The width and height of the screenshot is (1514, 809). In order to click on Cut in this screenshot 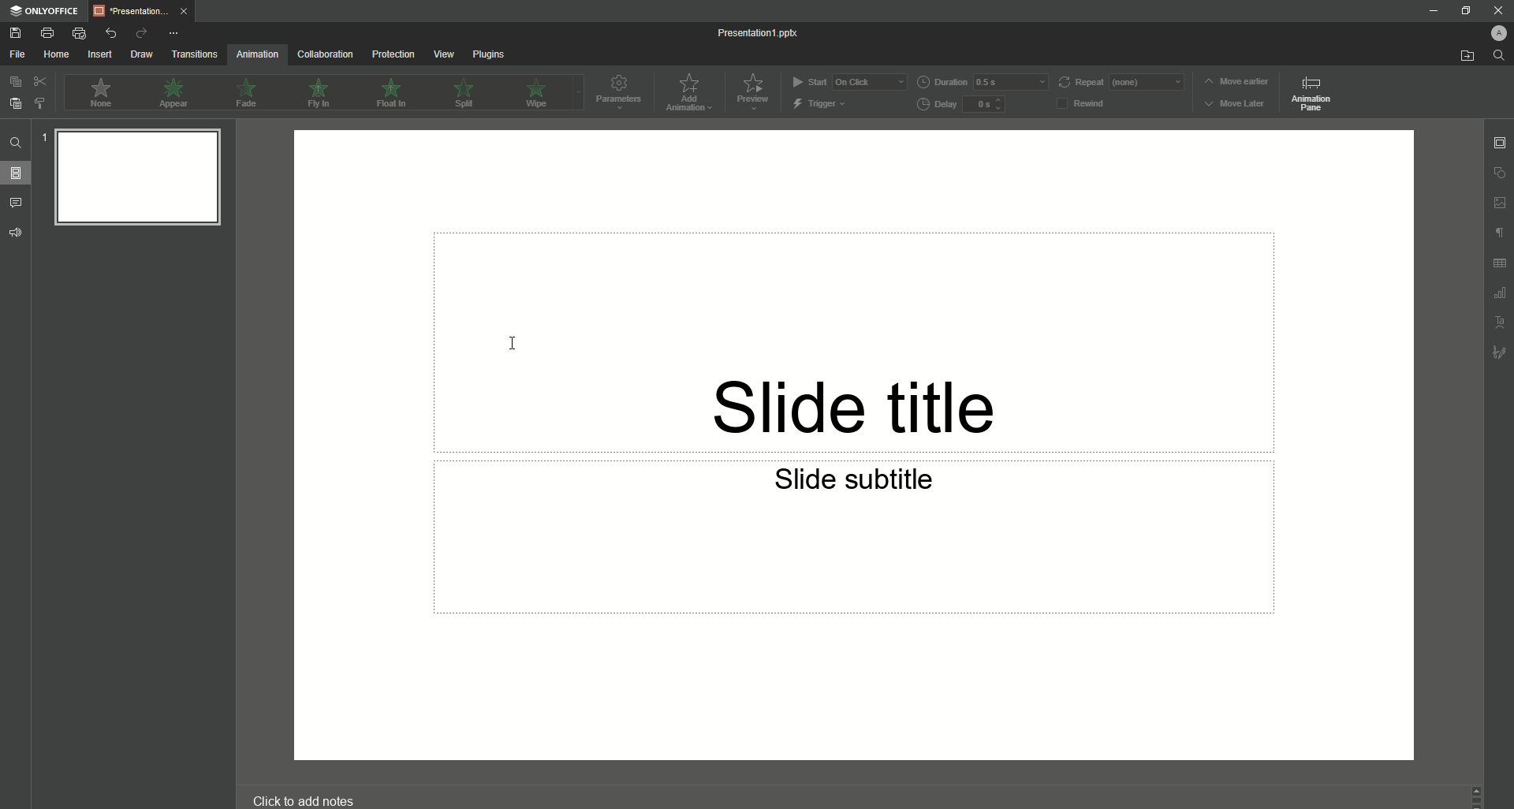, I will do `click(37, 82)`.